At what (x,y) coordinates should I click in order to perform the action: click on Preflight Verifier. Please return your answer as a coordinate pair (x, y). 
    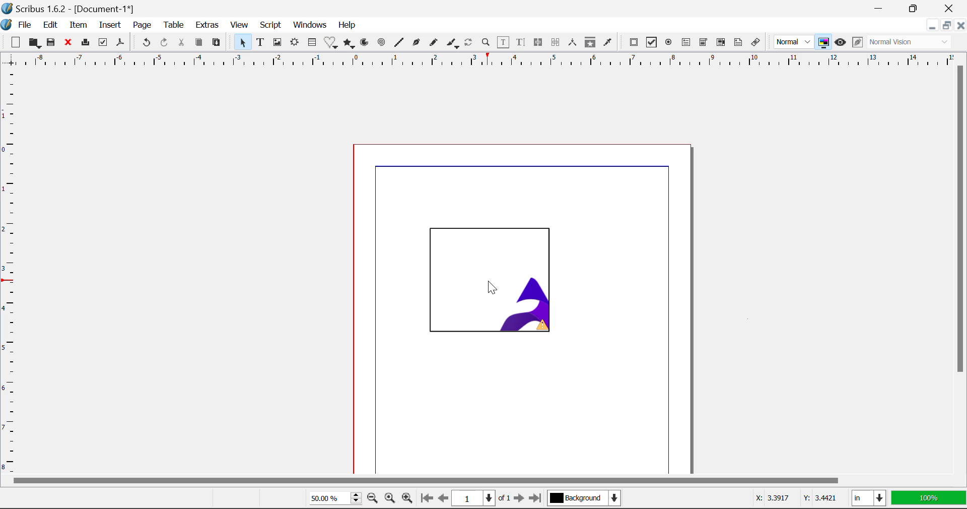
    Looking at the image, I should click on (103, 42).